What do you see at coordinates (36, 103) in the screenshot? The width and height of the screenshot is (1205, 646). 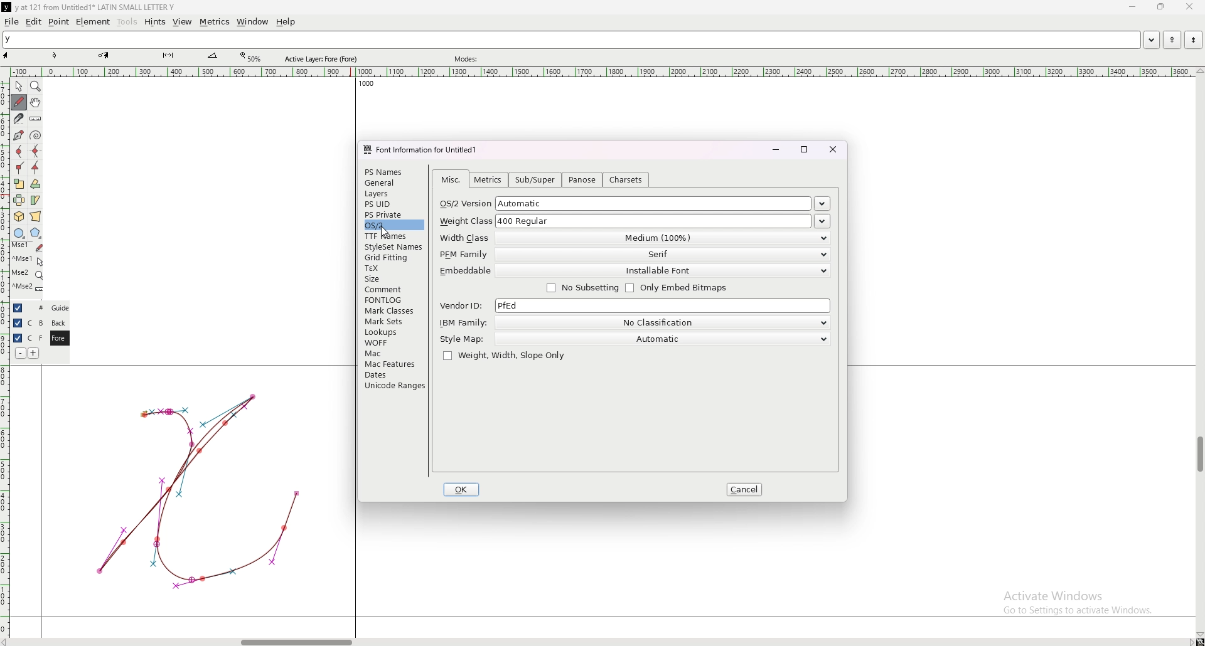 I see `scroll by hand` at bounding box center [36, 103].